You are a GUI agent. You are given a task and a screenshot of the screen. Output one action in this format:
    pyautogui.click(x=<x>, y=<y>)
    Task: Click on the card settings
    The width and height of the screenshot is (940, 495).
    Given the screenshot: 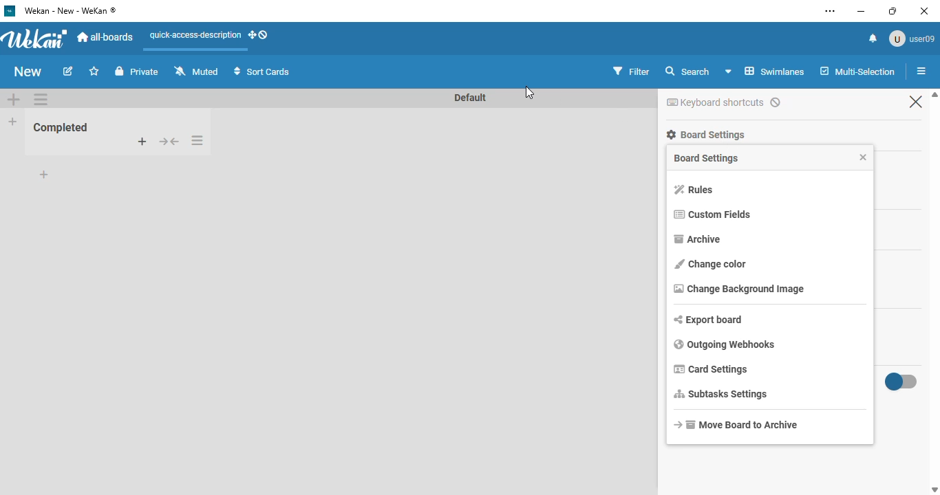 What is the action you would take?
    pyautogui.click(x=711, y=369)
    